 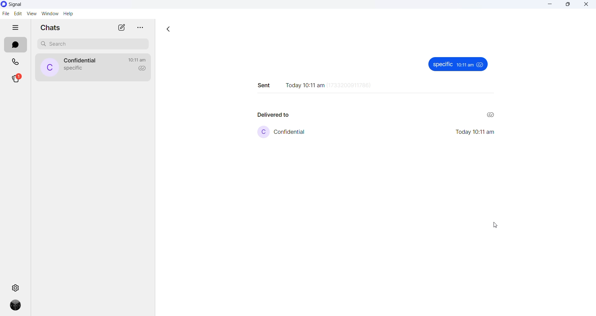 I want to click on minimize, so click(x=551, y=5).